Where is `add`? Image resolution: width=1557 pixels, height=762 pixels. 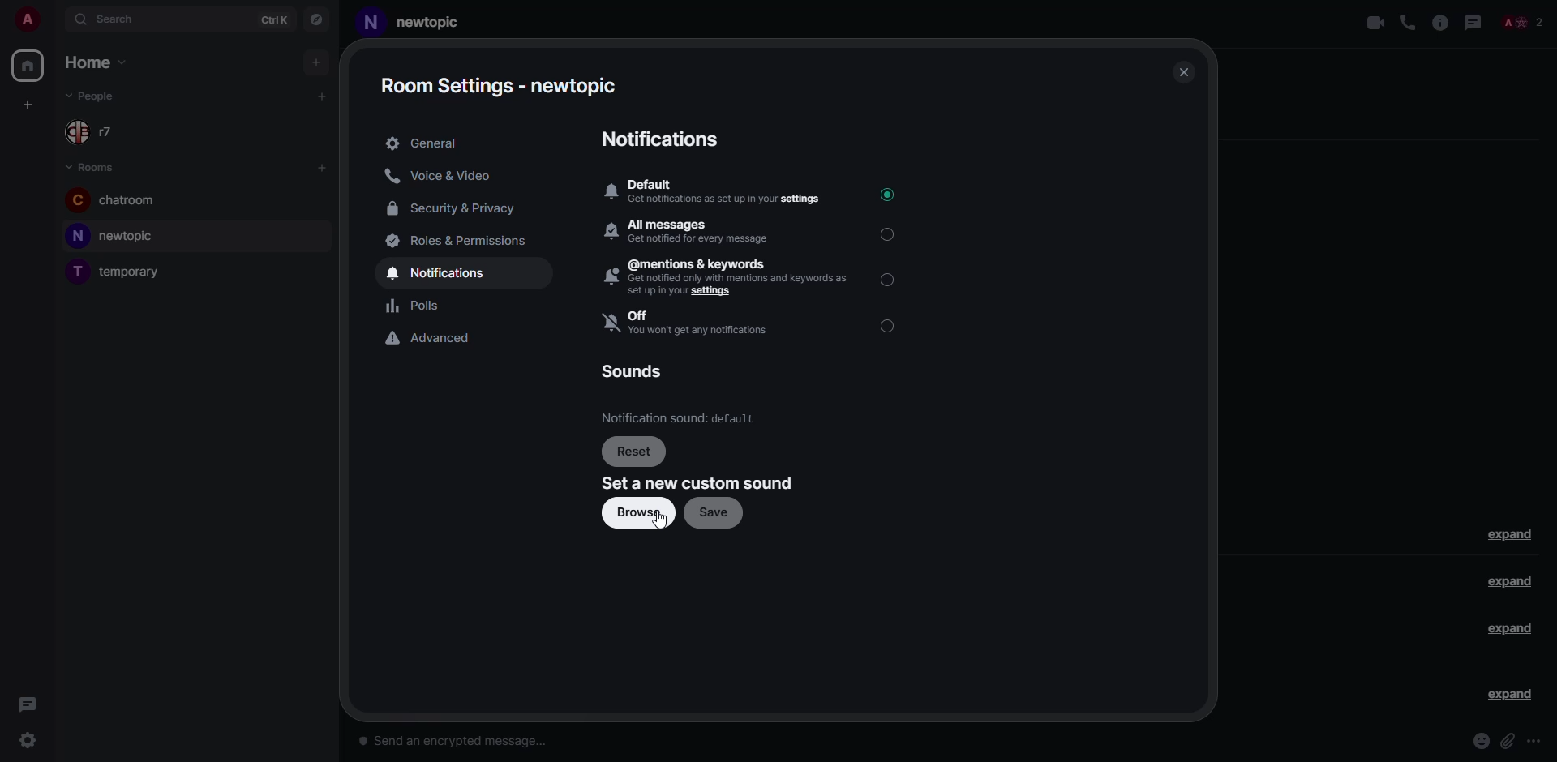
add is located at coordinates (322, 94).